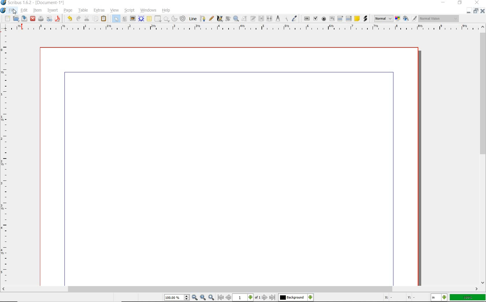 The width and height of the screenshot is (486, 302). What do you see at coordinates (15, 11) in the screenshot?
I see `cursor` at bounding box center [15, 11].